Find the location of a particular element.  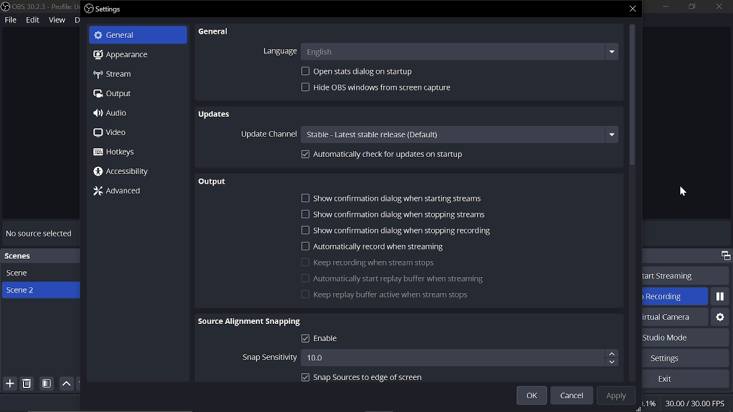

English is located at coordinates (459, 51).